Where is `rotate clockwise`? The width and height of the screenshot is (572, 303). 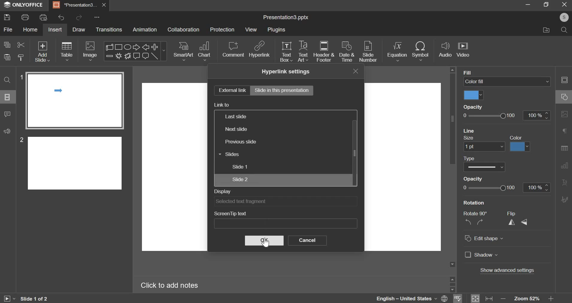 rotate clockwise is located at coordinates (479, 222).